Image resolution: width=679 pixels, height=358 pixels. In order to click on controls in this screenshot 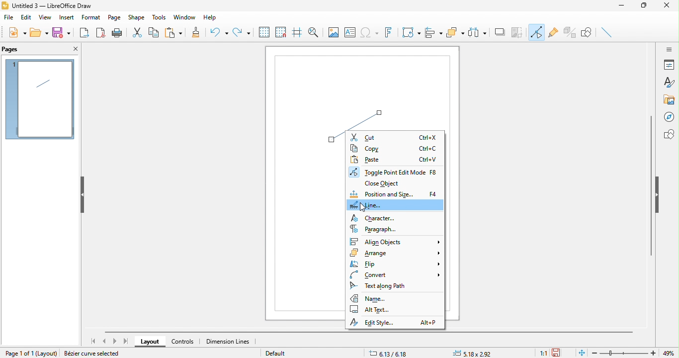, I will do `click(183, 343)`.